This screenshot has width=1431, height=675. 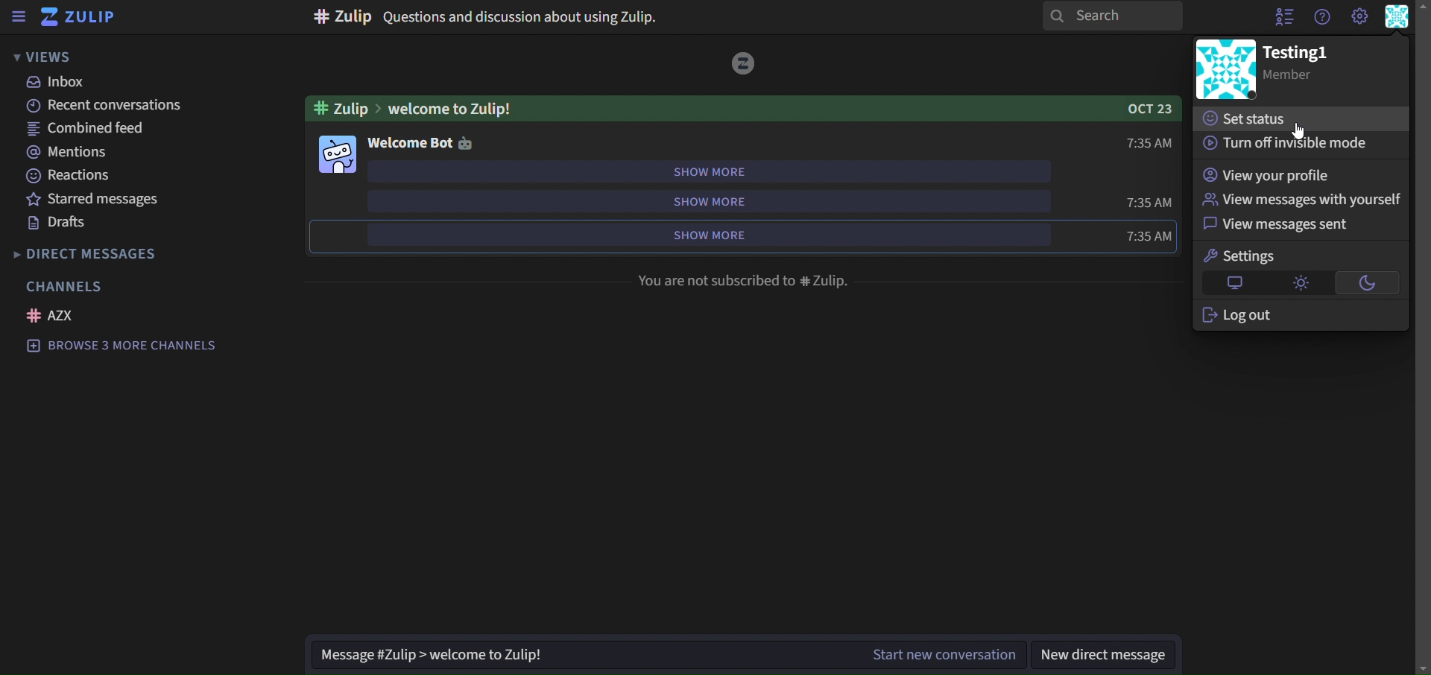 I want to click on Cursor, so click(x=1303, y=130).